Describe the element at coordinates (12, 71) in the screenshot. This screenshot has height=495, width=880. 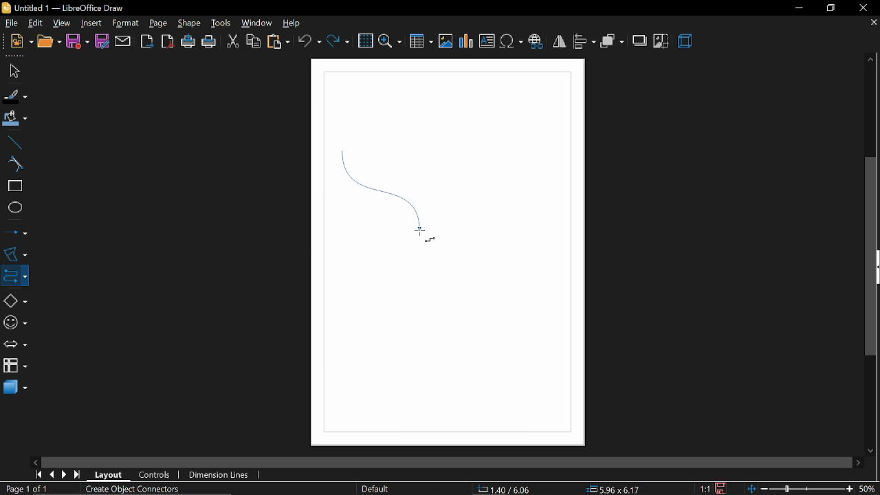
I see `select` at that location.